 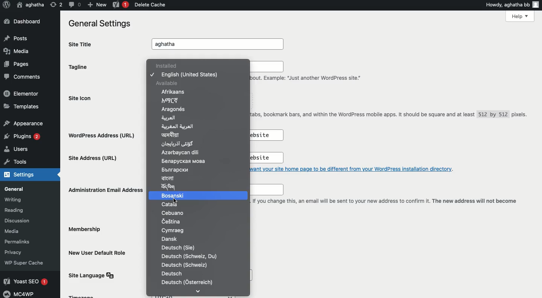 I want to click on Site title, so click(x=83, y=44).